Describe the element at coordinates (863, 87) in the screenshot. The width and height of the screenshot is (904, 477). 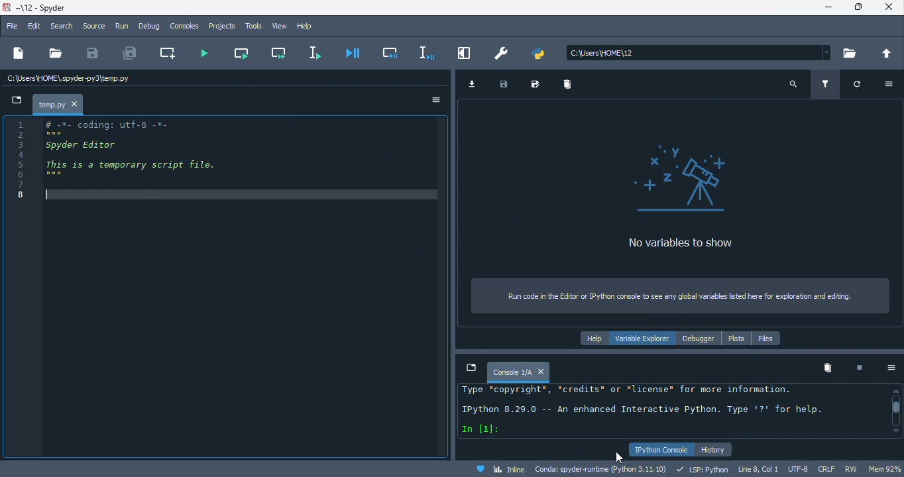
I see `refresh` at that location.